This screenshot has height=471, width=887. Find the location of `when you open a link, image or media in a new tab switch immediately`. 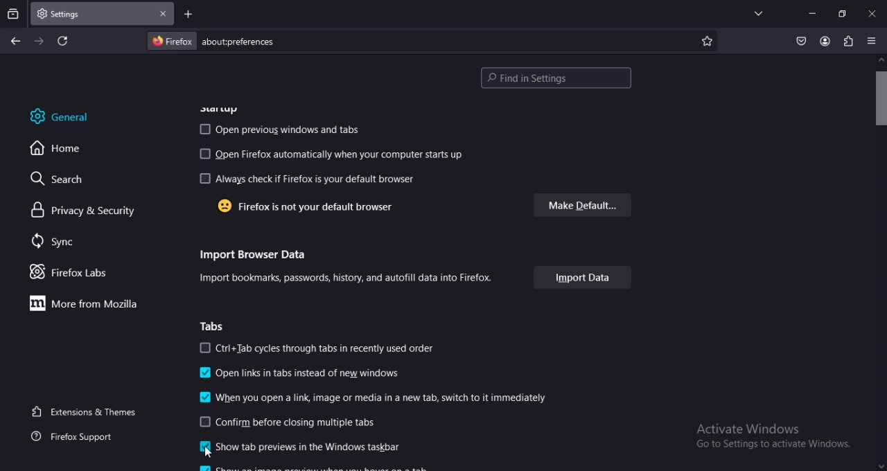

when you open a link, image or media in a new tab switch immediately is located at coordinates (369, 398).